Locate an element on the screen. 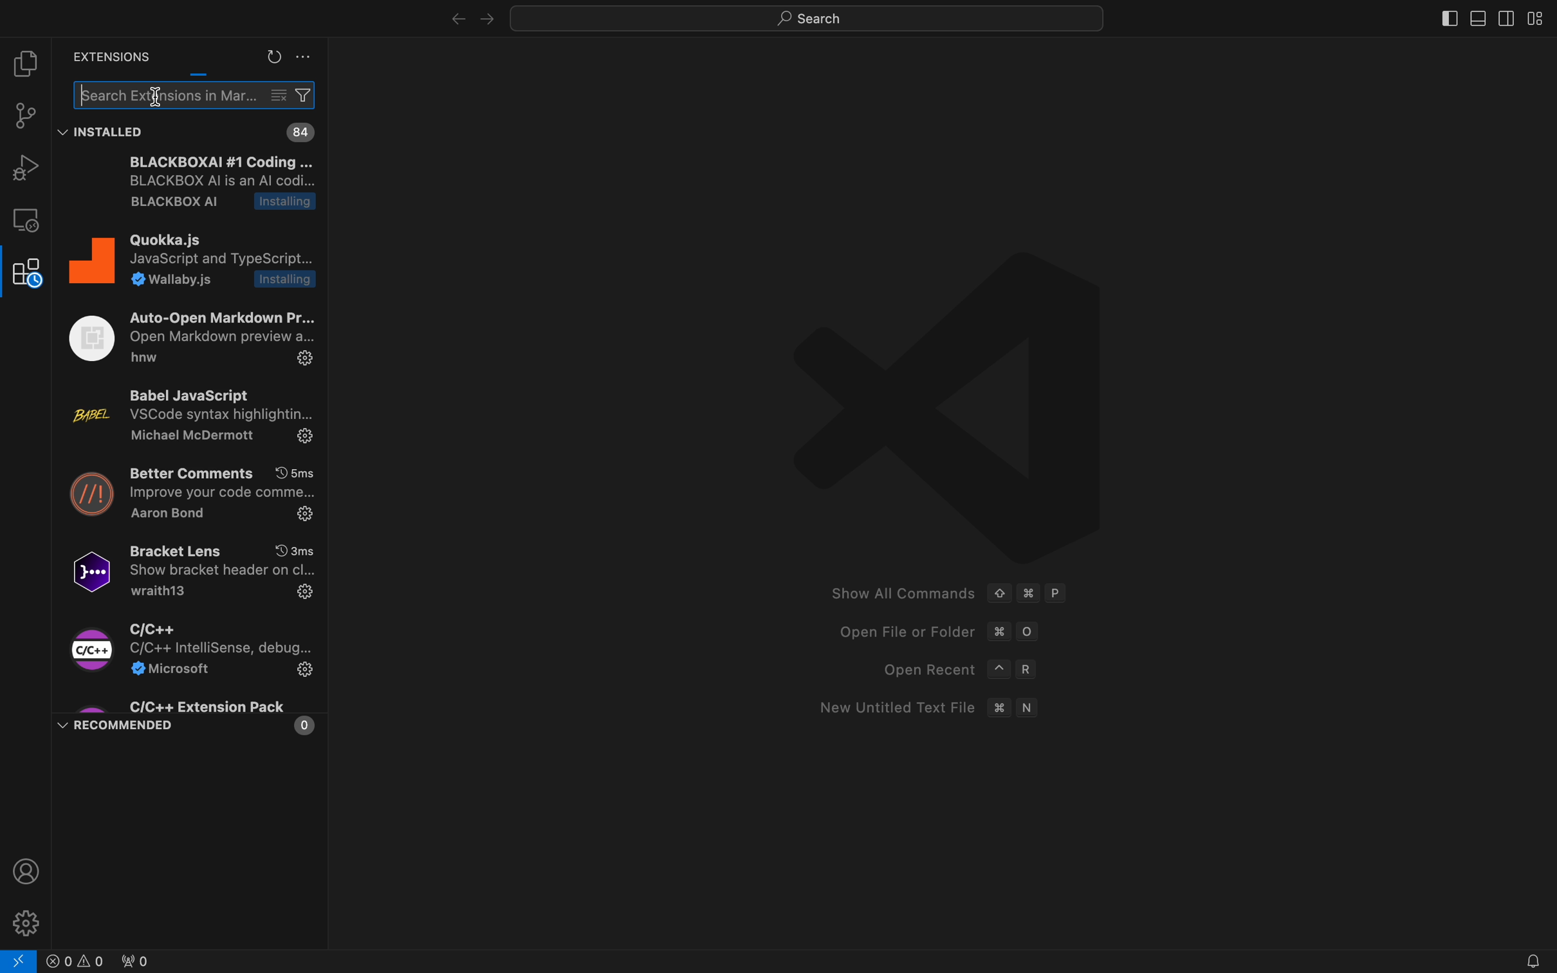  installed is located at coordinates (106, 132).